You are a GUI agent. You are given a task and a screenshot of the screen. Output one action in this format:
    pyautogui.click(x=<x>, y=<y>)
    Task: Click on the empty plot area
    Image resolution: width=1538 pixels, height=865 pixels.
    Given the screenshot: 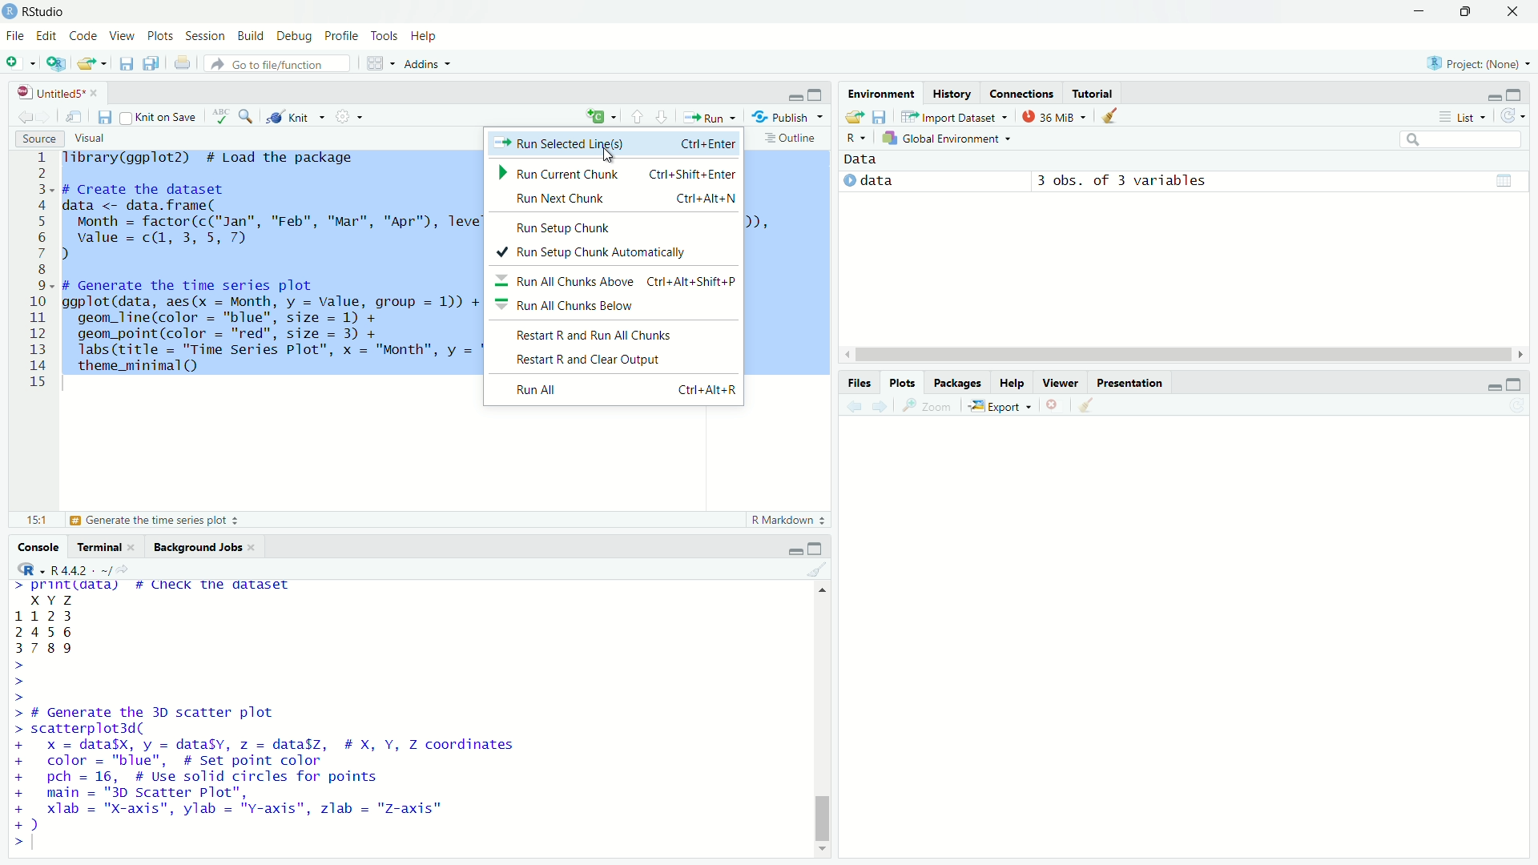 What is the action you would take?
    pyautogui.click(x=1192, y=646)
    